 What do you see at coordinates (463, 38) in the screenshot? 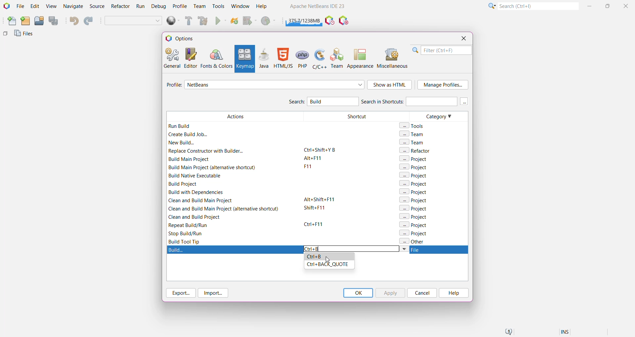
I see `Close` at bounding box center [463, 38].